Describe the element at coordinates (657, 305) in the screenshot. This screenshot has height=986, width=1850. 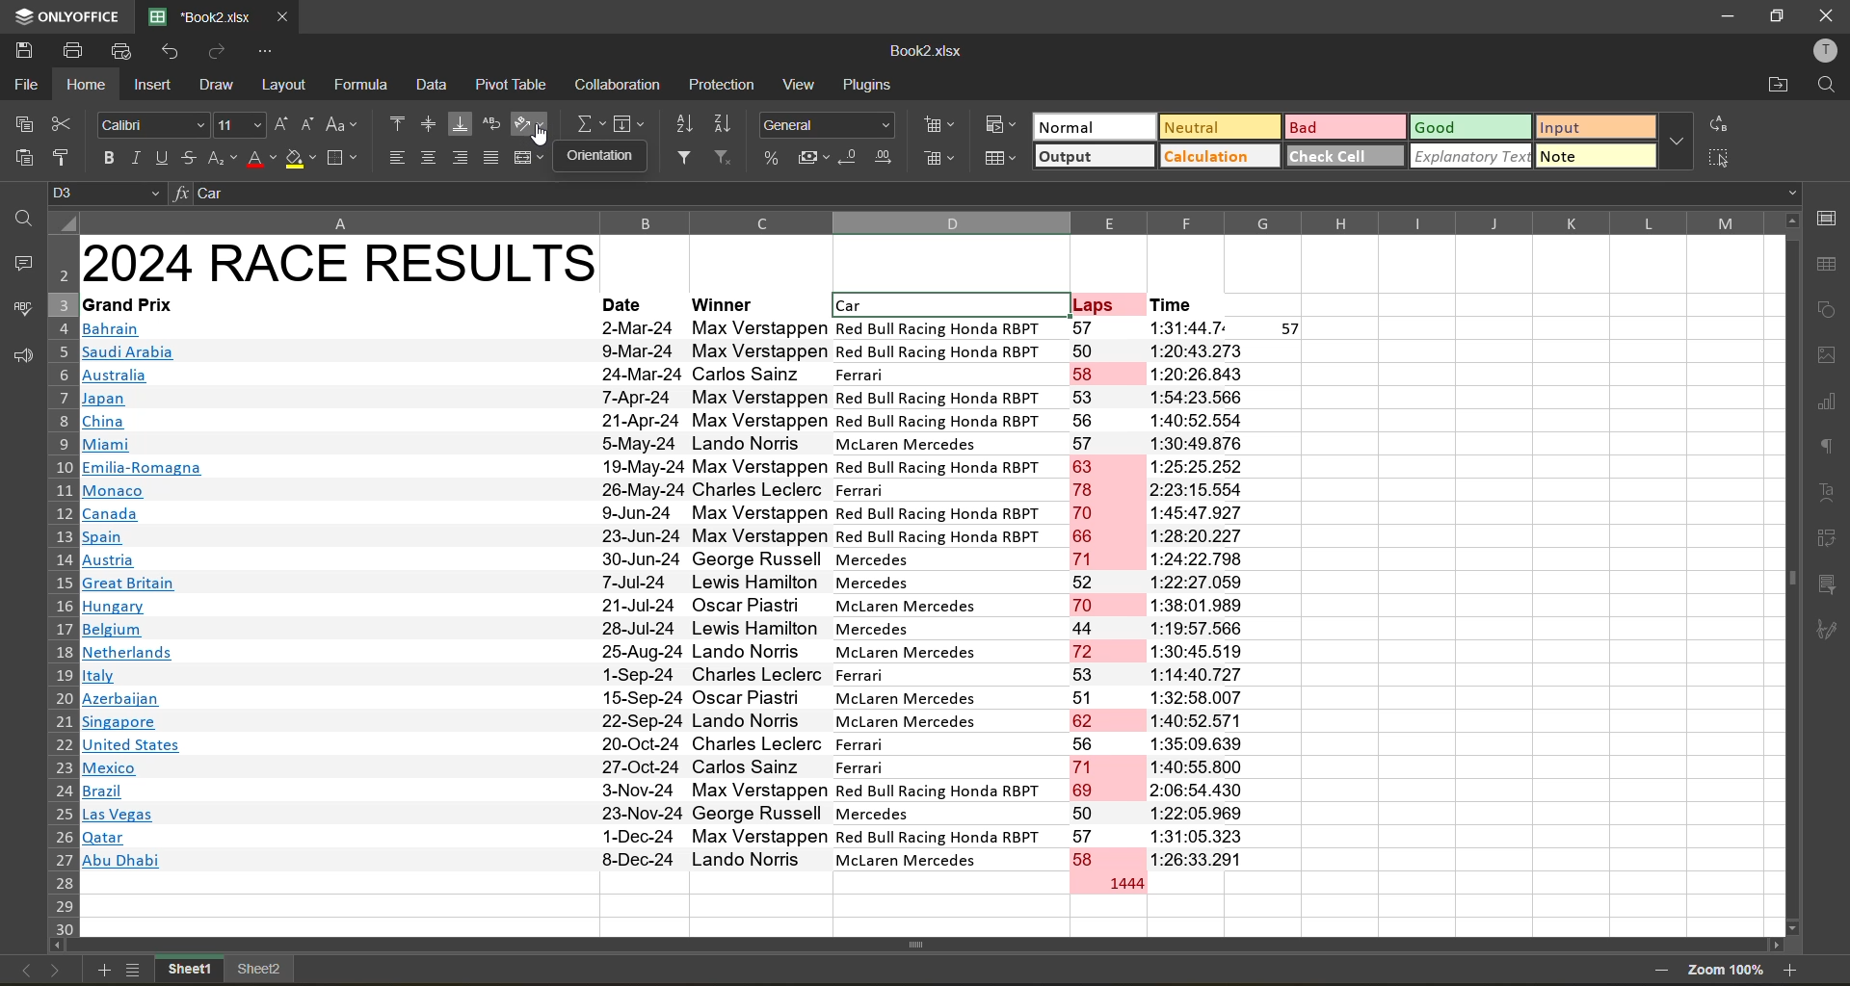
I see `Cell heading` at that location.